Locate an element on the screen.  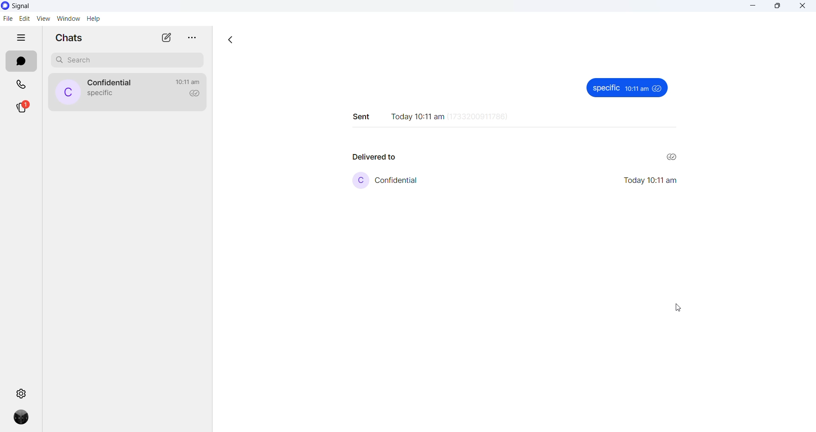
window is located at coordinates (68, 19).